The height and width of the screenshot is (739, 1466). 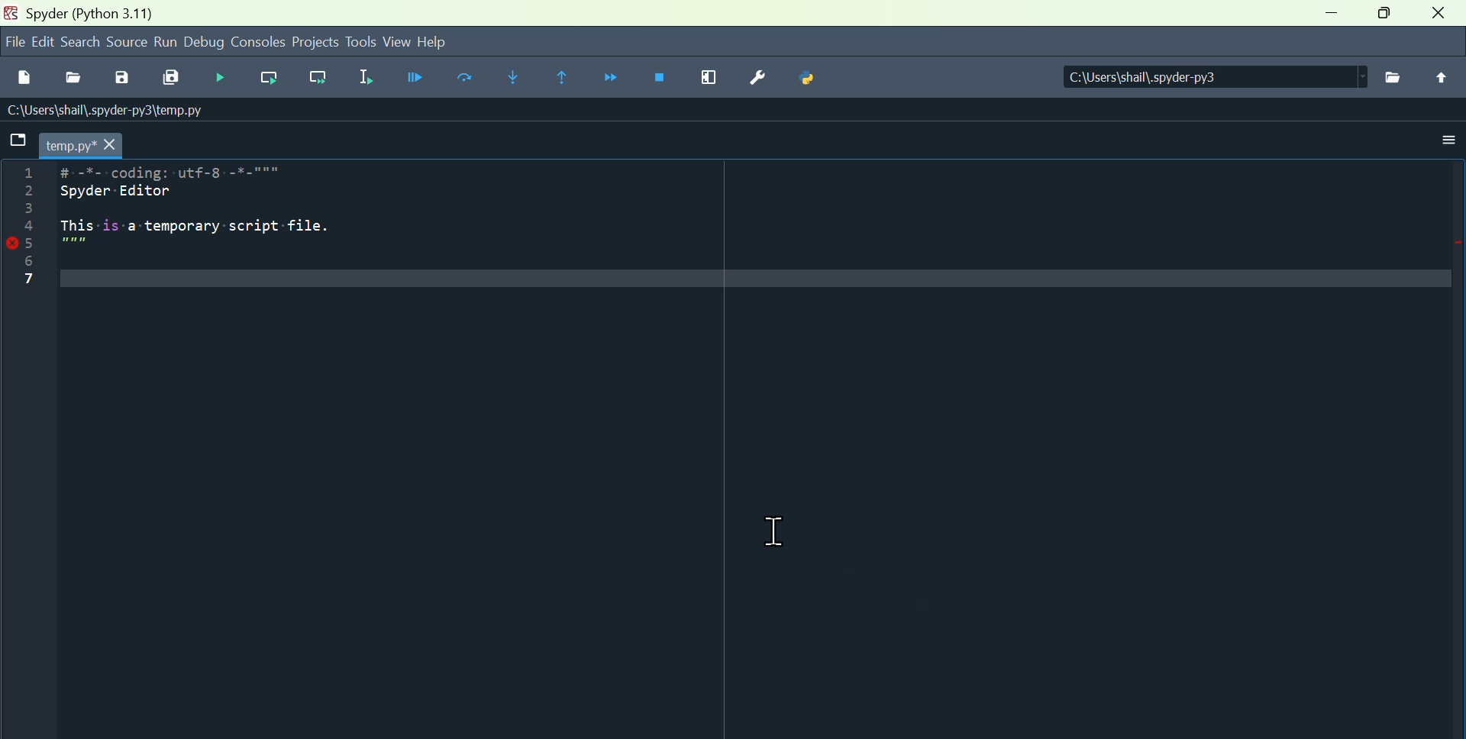 What do you see at coordinates (609, 76) in the screenshot?
I see `Continue execution until next function` at bounding box center [609, 76].